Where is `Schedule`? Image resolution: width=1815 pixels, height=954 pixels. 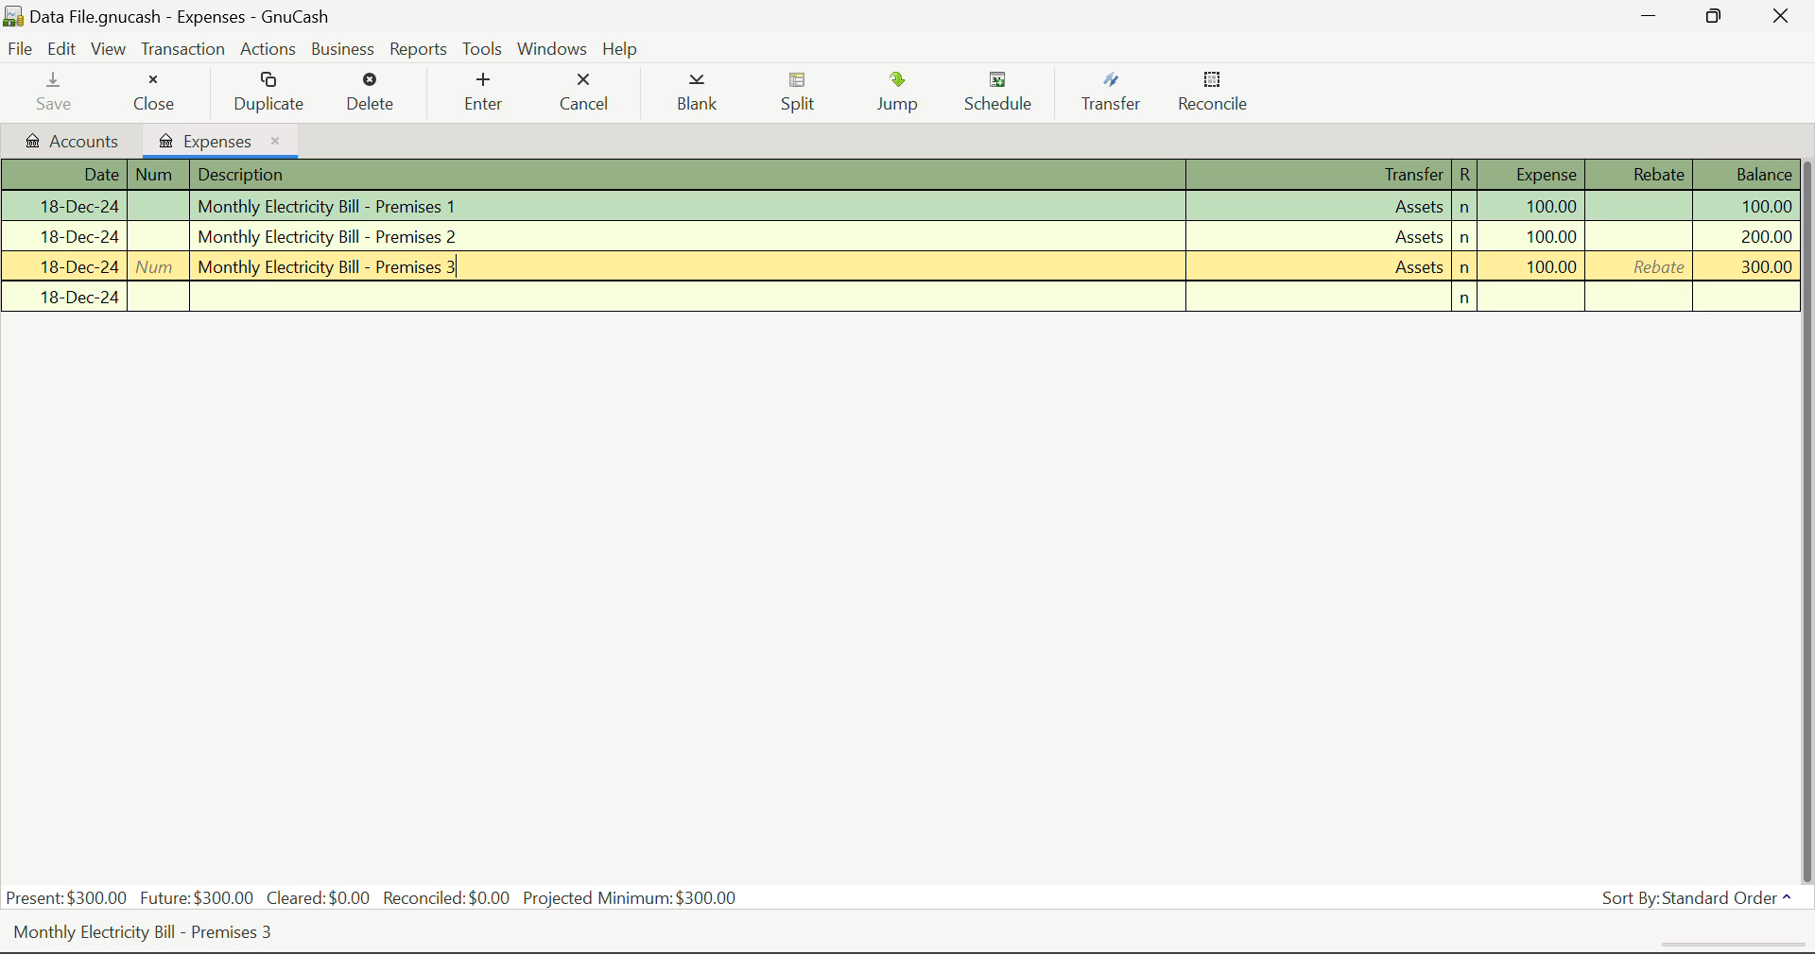 Schedule is located at coordinates (1009, 94).